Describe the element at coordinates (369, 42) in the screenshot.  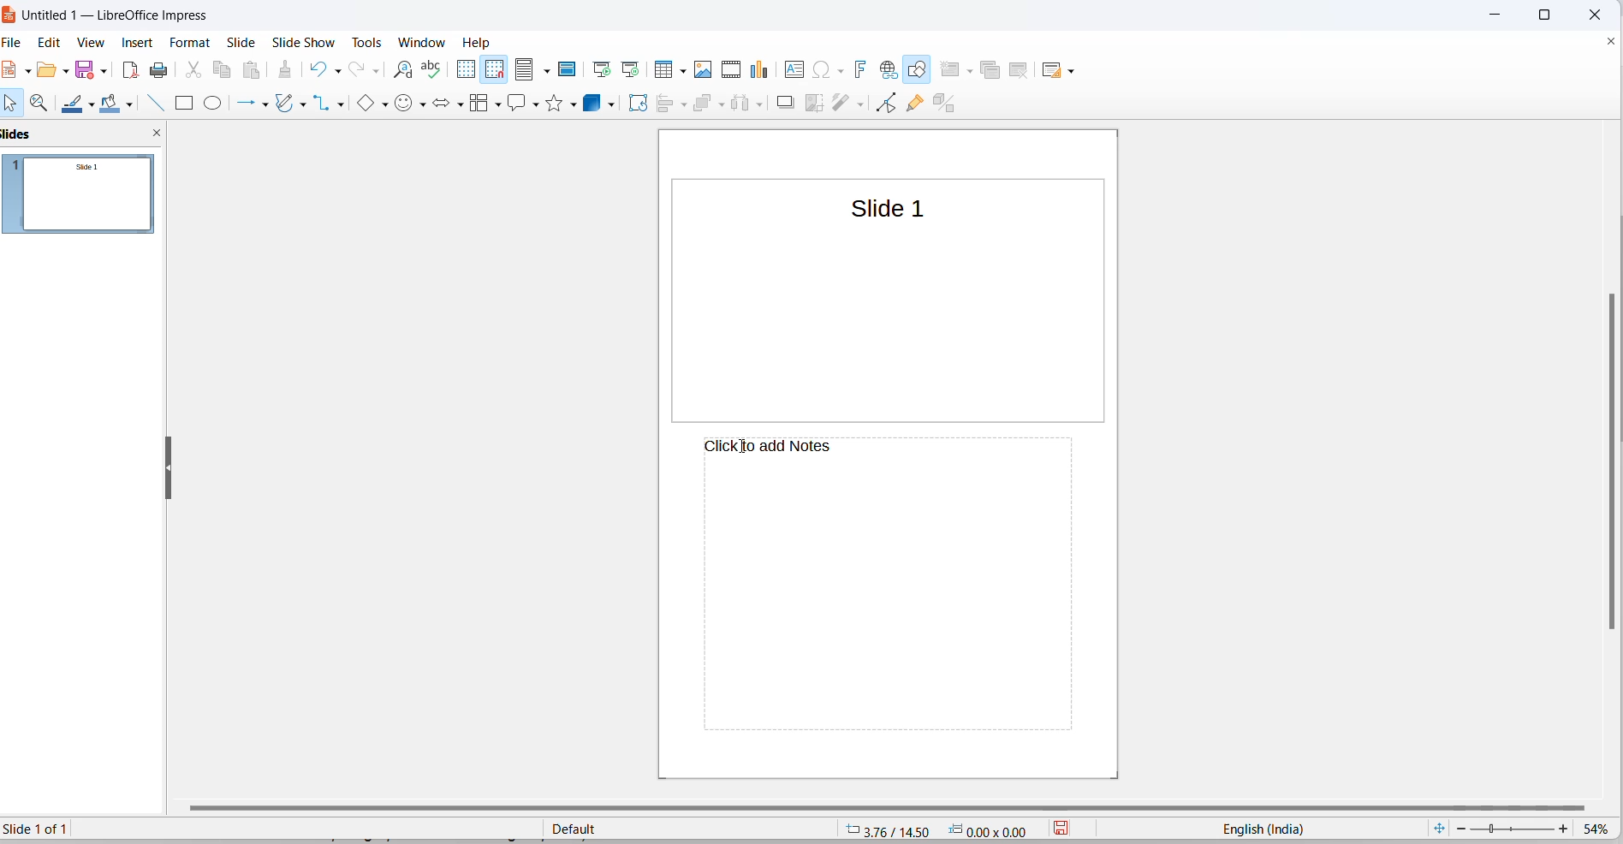
I see `tools` at that location.